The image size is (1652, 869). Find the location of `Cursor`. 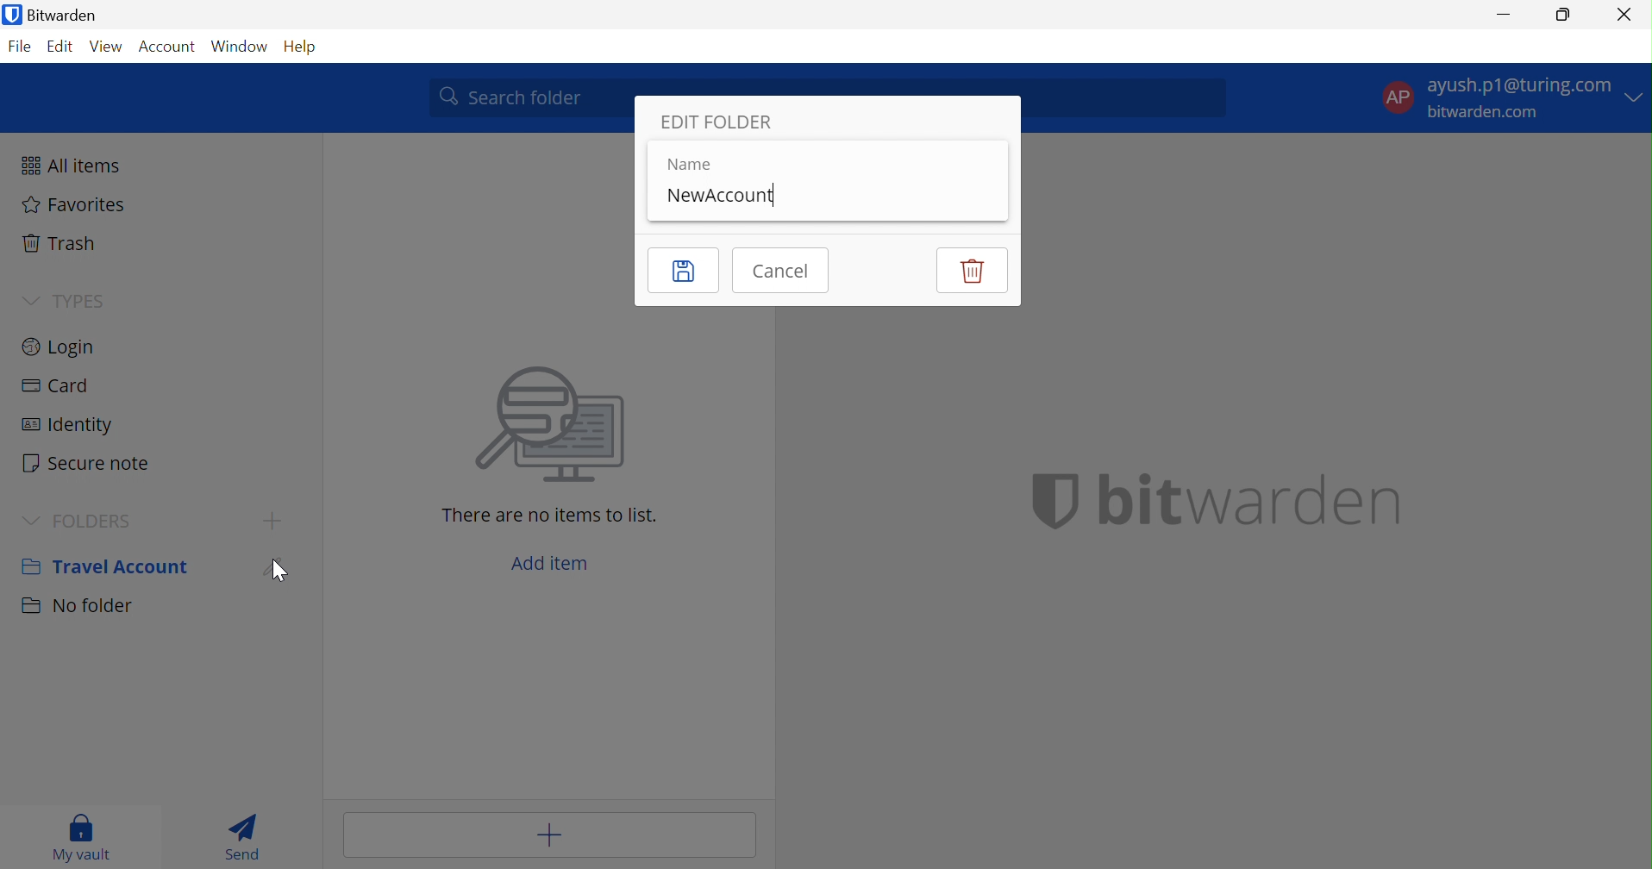

Cursor is located at coordinates (278, 570).